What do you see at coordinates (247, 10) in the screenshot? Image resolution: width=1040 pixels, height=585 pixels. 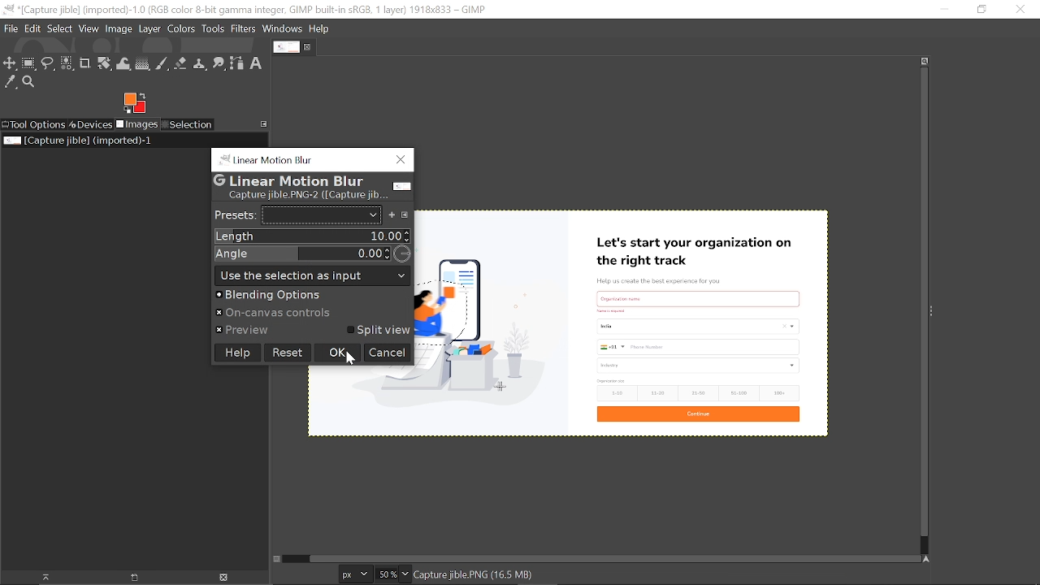 I see `Current window` at bounding box center [247, 10].